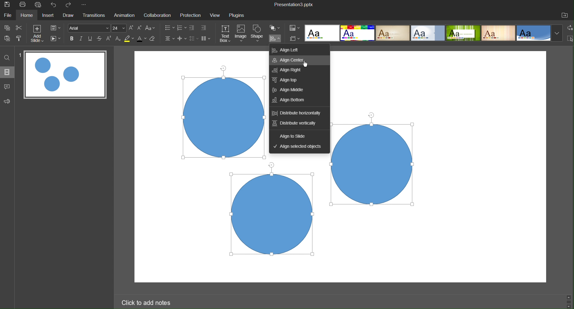  Describe the element at coordinates (24, 5) in the screenshot. I see `Print` at that location.